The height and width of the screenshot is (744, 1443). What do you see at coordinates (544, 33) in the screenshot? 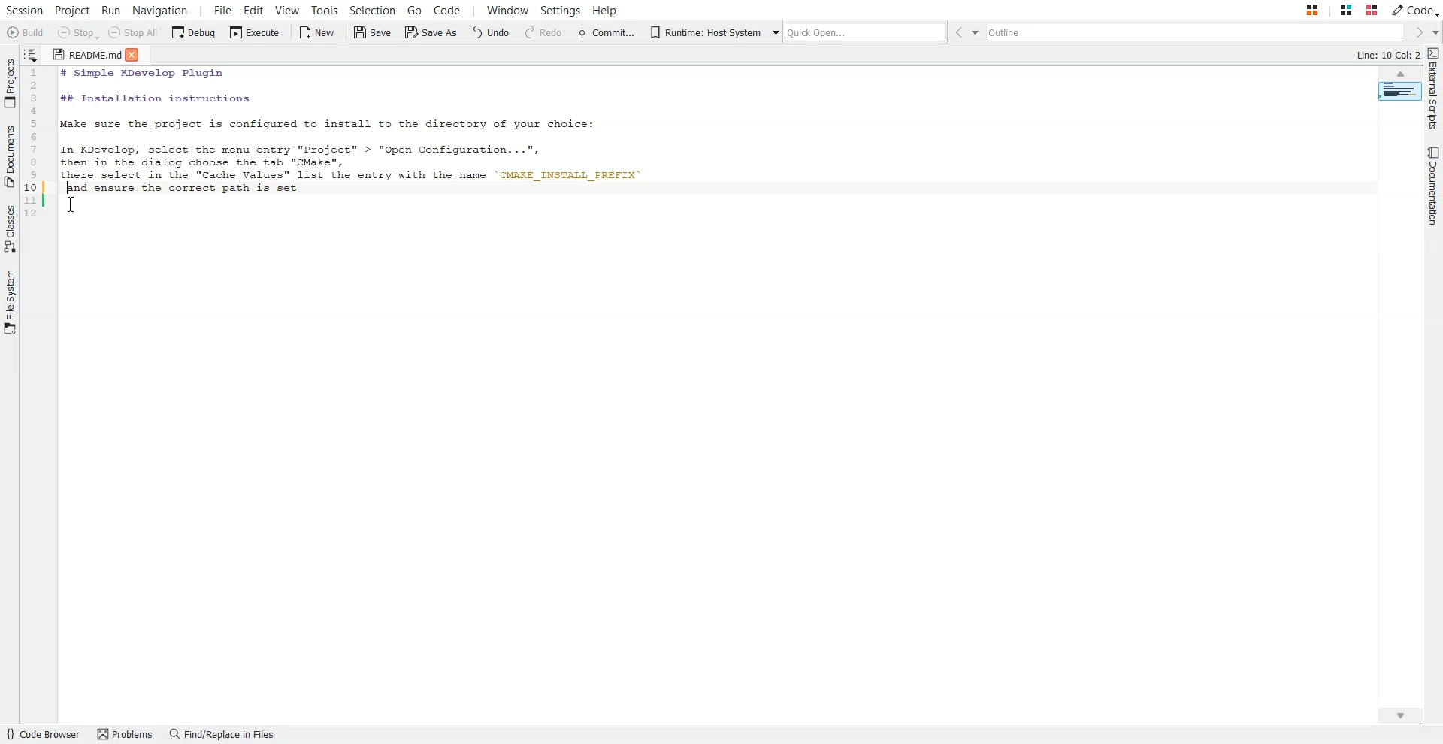
I see `Redo` at bounding box center [544, 33].